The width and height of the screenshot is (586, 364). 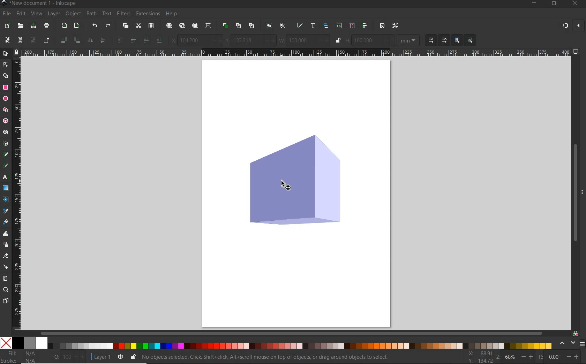 What do you see at coordinates (6, 278) in the screenshot?
I see `MEASURE TOOL` at bounding box center [6, 278].